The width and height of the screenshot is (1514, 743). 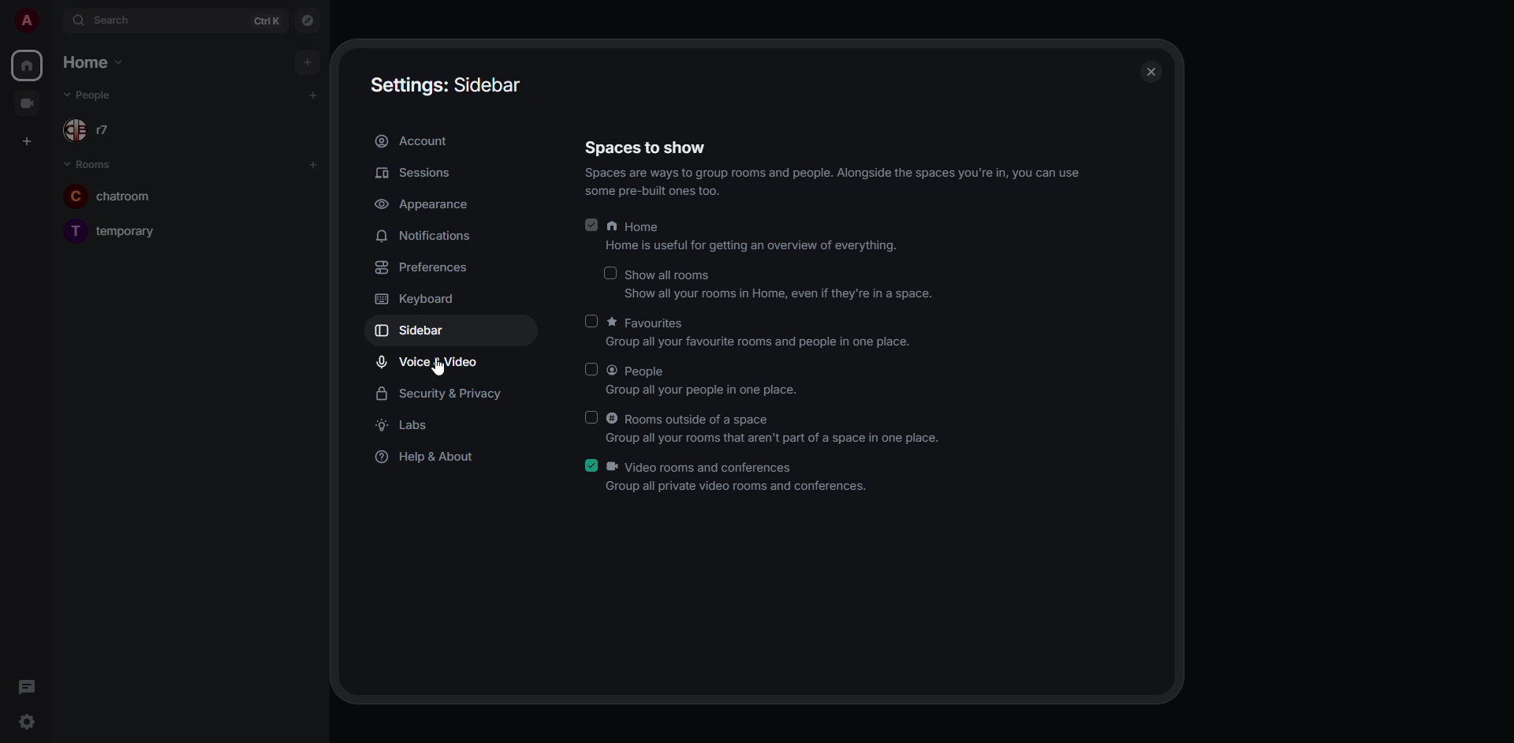 What do you see at coordinates (28, 64) in the screenshot?
I see `home` at bounding box center [28, 64].